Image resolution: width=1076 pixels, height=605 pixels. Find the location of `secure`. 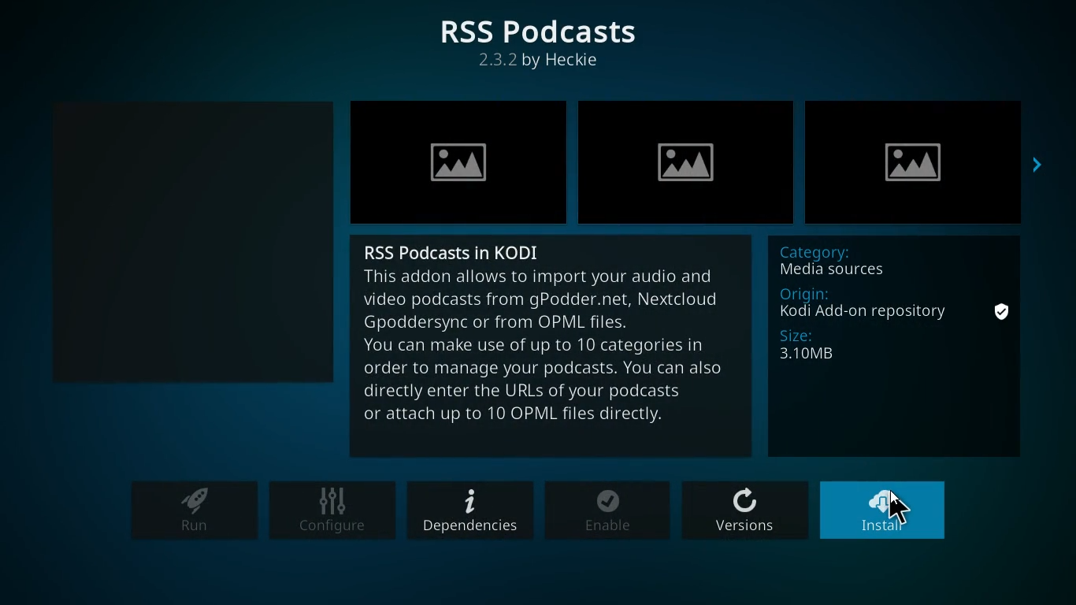

secure is located at coordinates (1000, 313).